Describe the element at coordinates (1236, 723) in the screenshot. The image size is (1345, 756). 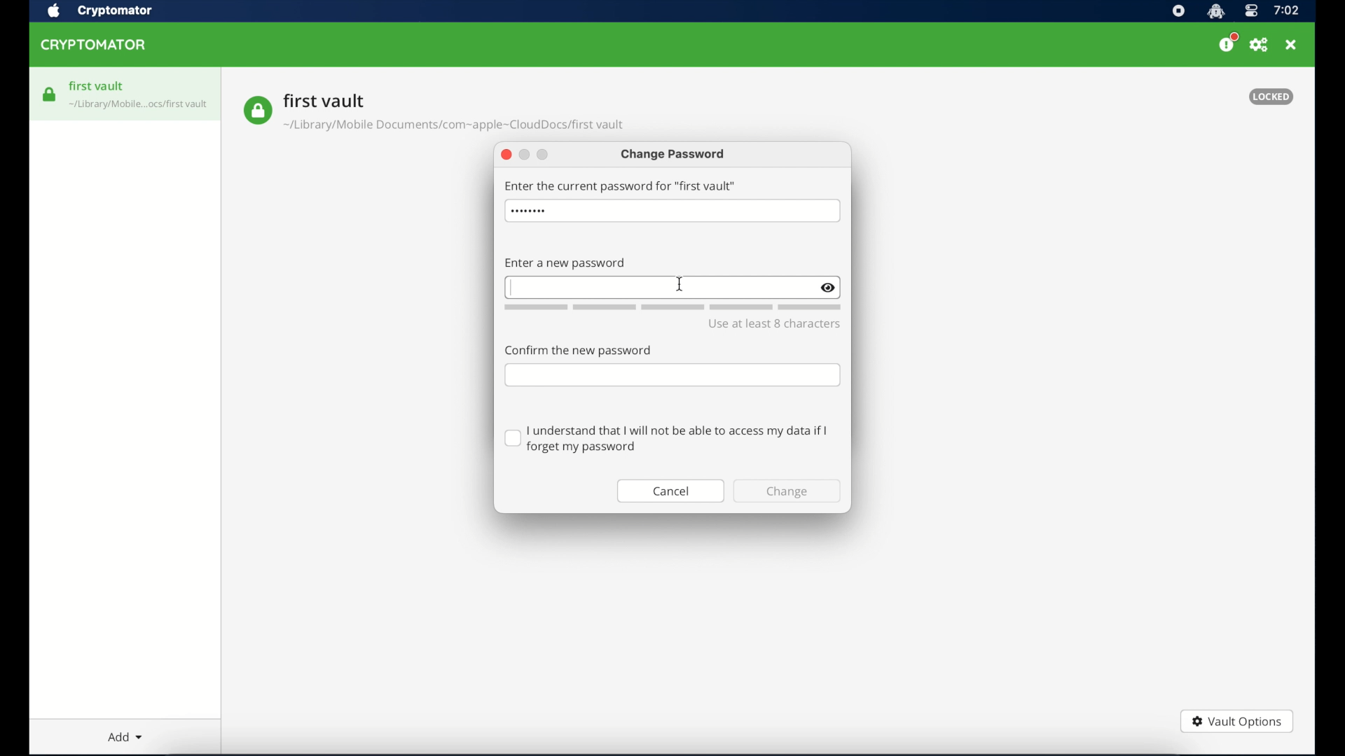
I see `vault options` at that location.